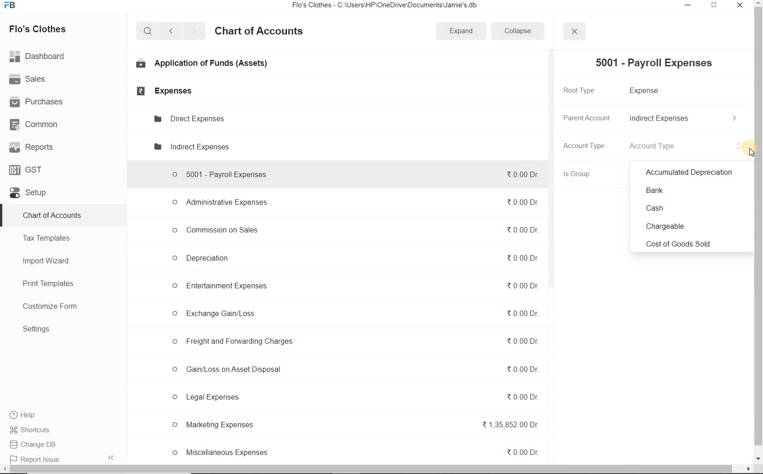 The image size is (763, 474). What do you see at coordinates (47, 261) in the screenshot?
I see `Import Wizard` at bounding box center [47, 261].